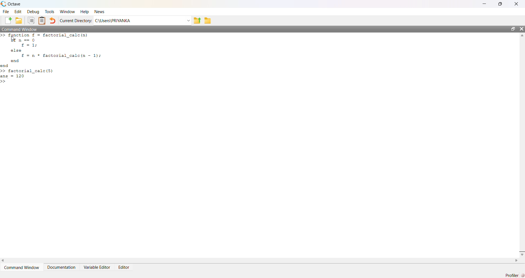 The image size is (525, 278). I want to click on Editor, so click(124, 268).